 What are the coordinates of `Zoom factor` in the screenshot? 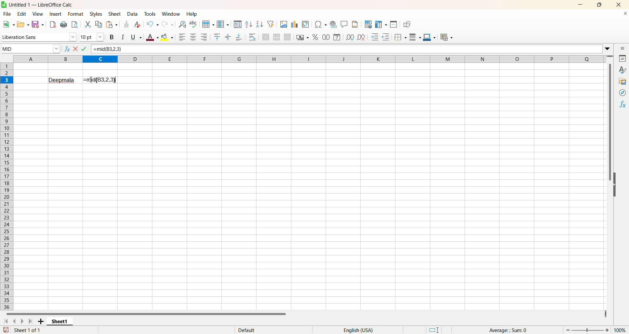 It's located at (619, 330).